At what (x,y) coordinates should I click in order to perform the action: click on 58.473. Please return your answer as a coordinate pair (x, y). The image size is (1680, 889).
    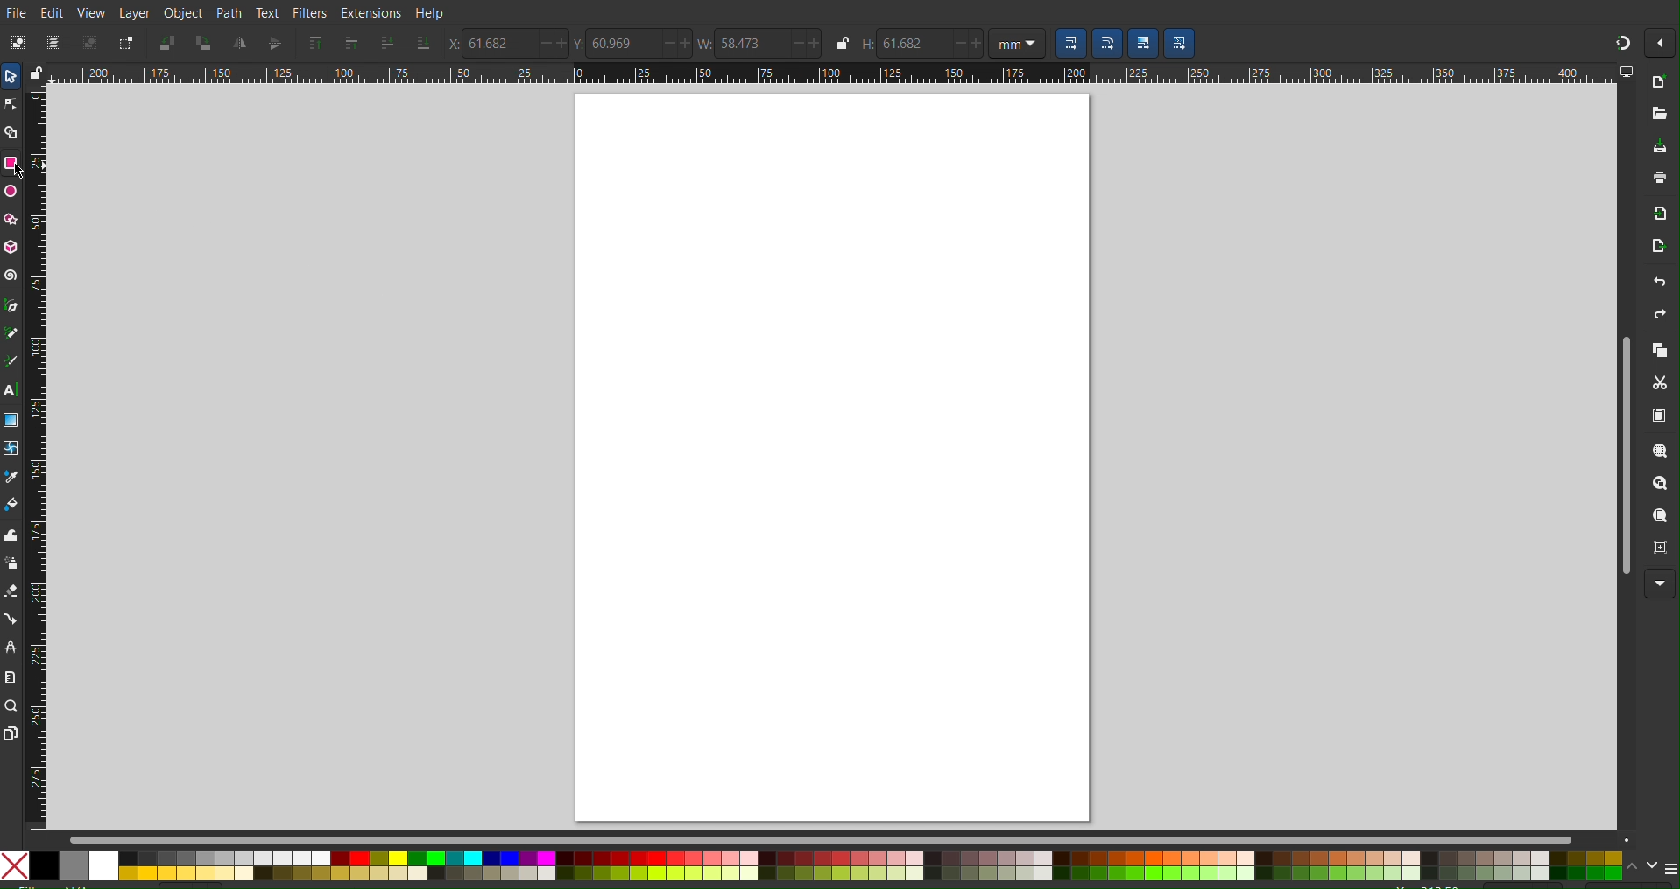
    Looking at the image, I should click on (750, 45).